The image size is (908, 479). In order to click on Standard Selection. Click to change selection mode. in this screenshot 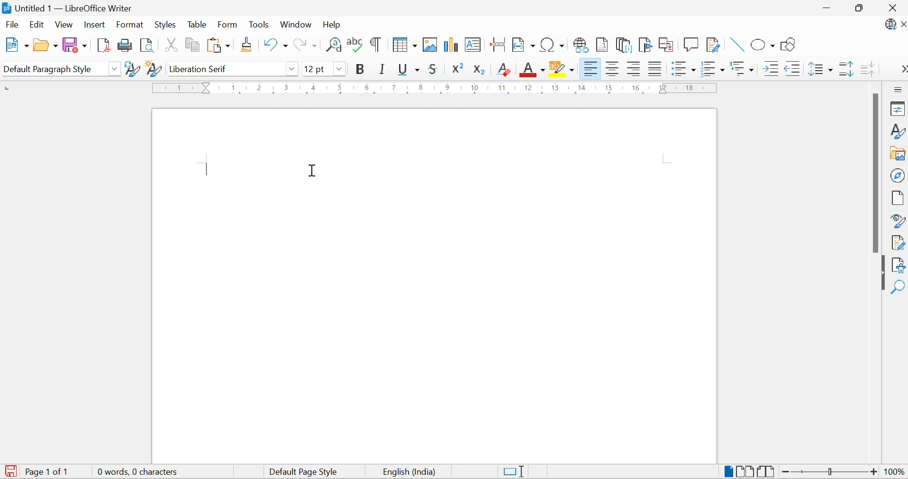, I will do `click(516, 471)`.